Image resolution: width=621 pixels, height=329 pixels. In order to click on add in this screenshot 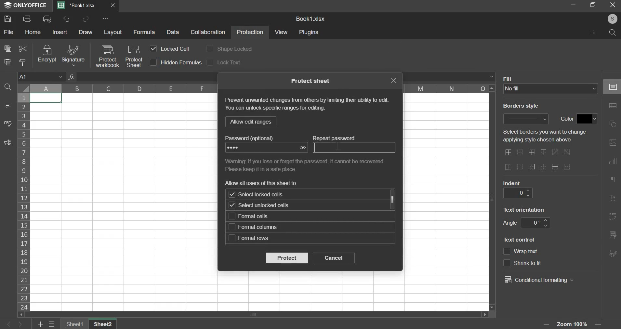, I will do `click(41, 324)`.